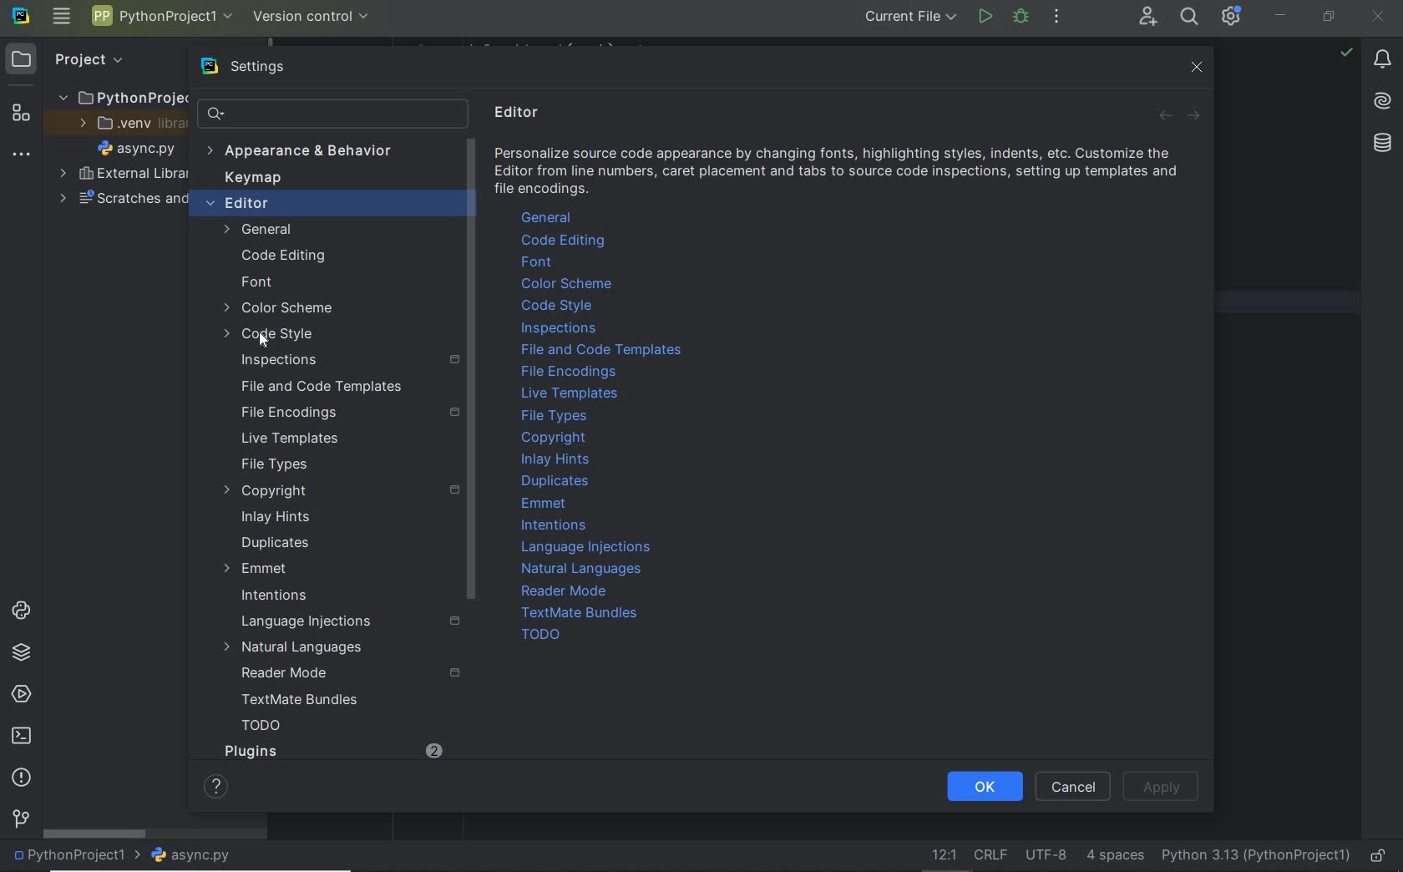 Image resolution: width=1403 pixels, height=872 pixels. I want to click on File Types, so click(274, 465).